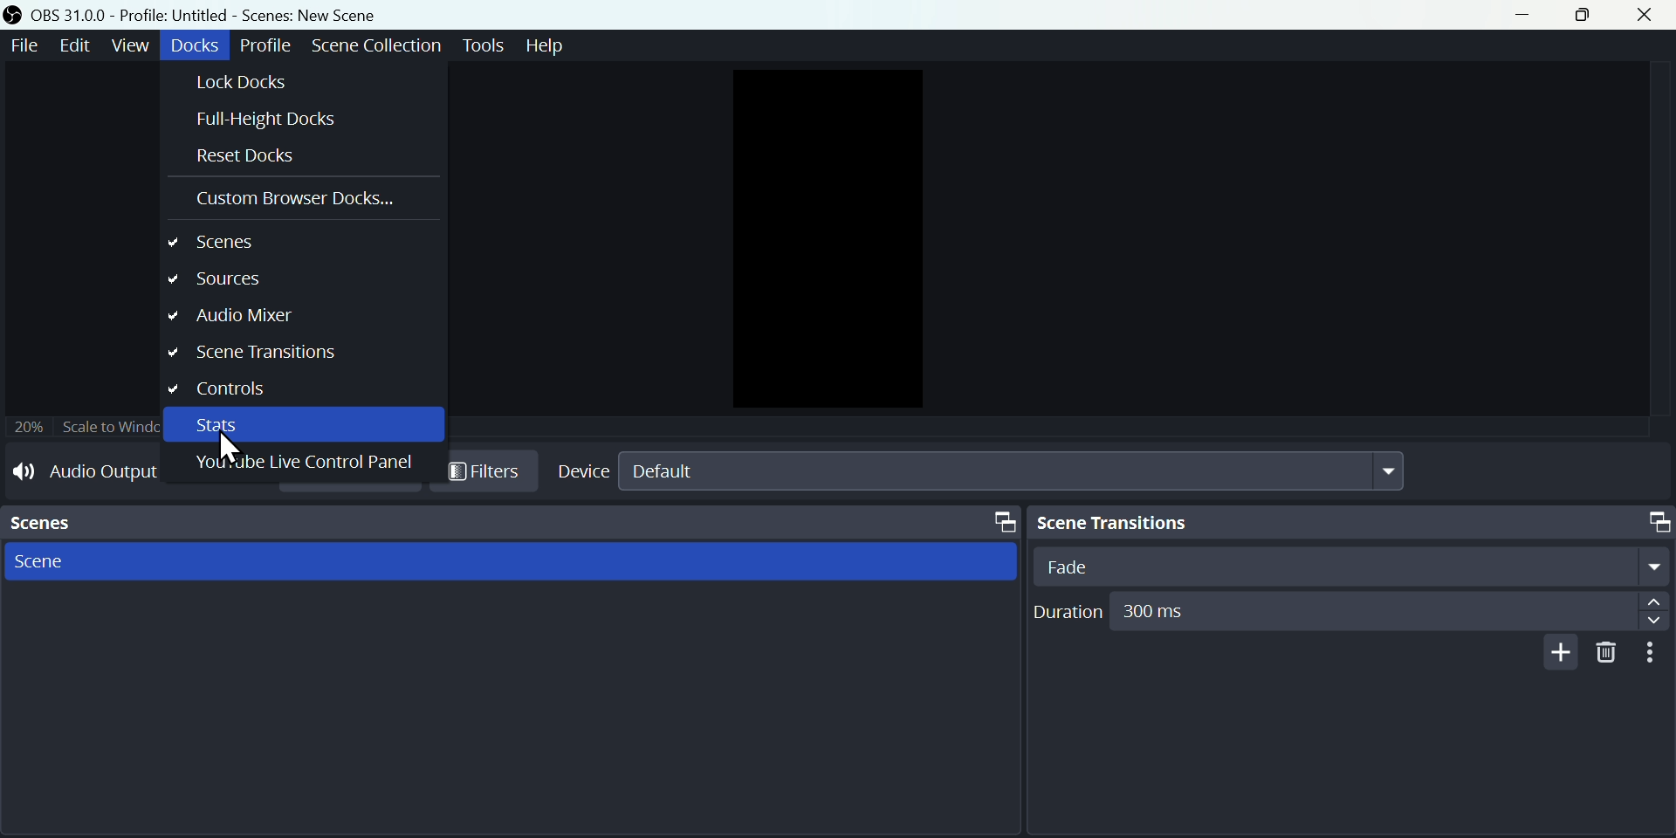 This screenshot has height=838, width=1676. Describe the element at coordinates (262, 155) in the screenshot. I see `Reset Docks` at that location.